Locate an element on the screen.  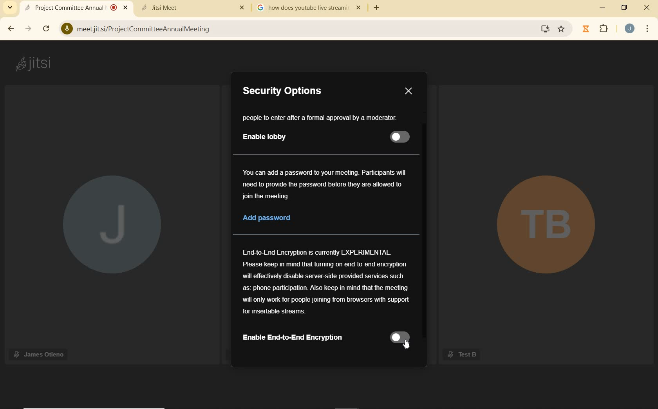
Project Committee Annual is located at coordinates (76, 7).